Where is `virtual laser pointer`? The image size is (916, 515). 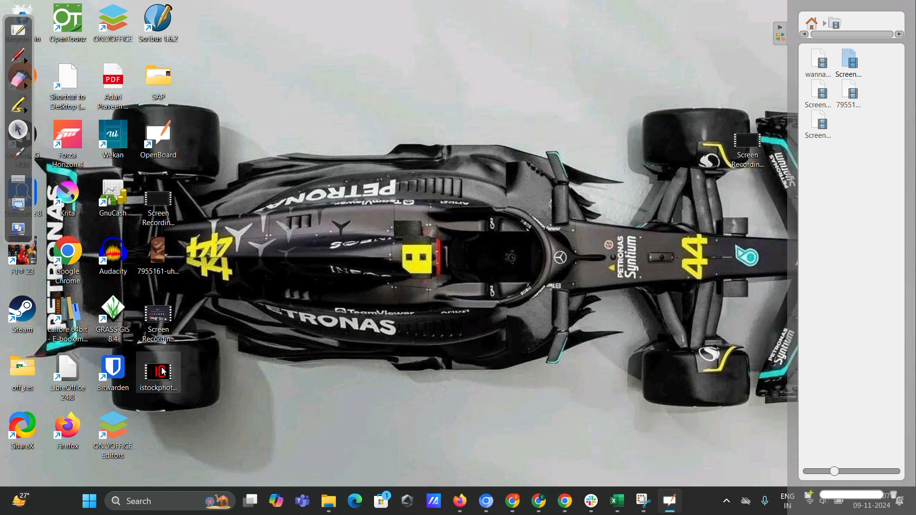 virtual laser pointer is located at coordinates (20, 154).